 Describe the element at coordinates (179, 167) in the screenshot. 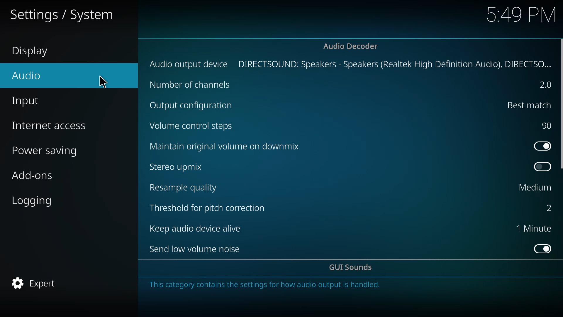

I see `stereo upmix` at that location.